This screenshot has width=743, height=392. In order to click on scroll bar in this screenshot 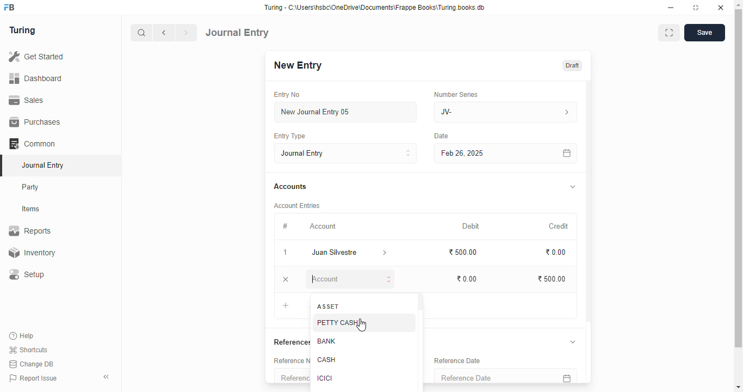, I will do `click(739, 195)`.